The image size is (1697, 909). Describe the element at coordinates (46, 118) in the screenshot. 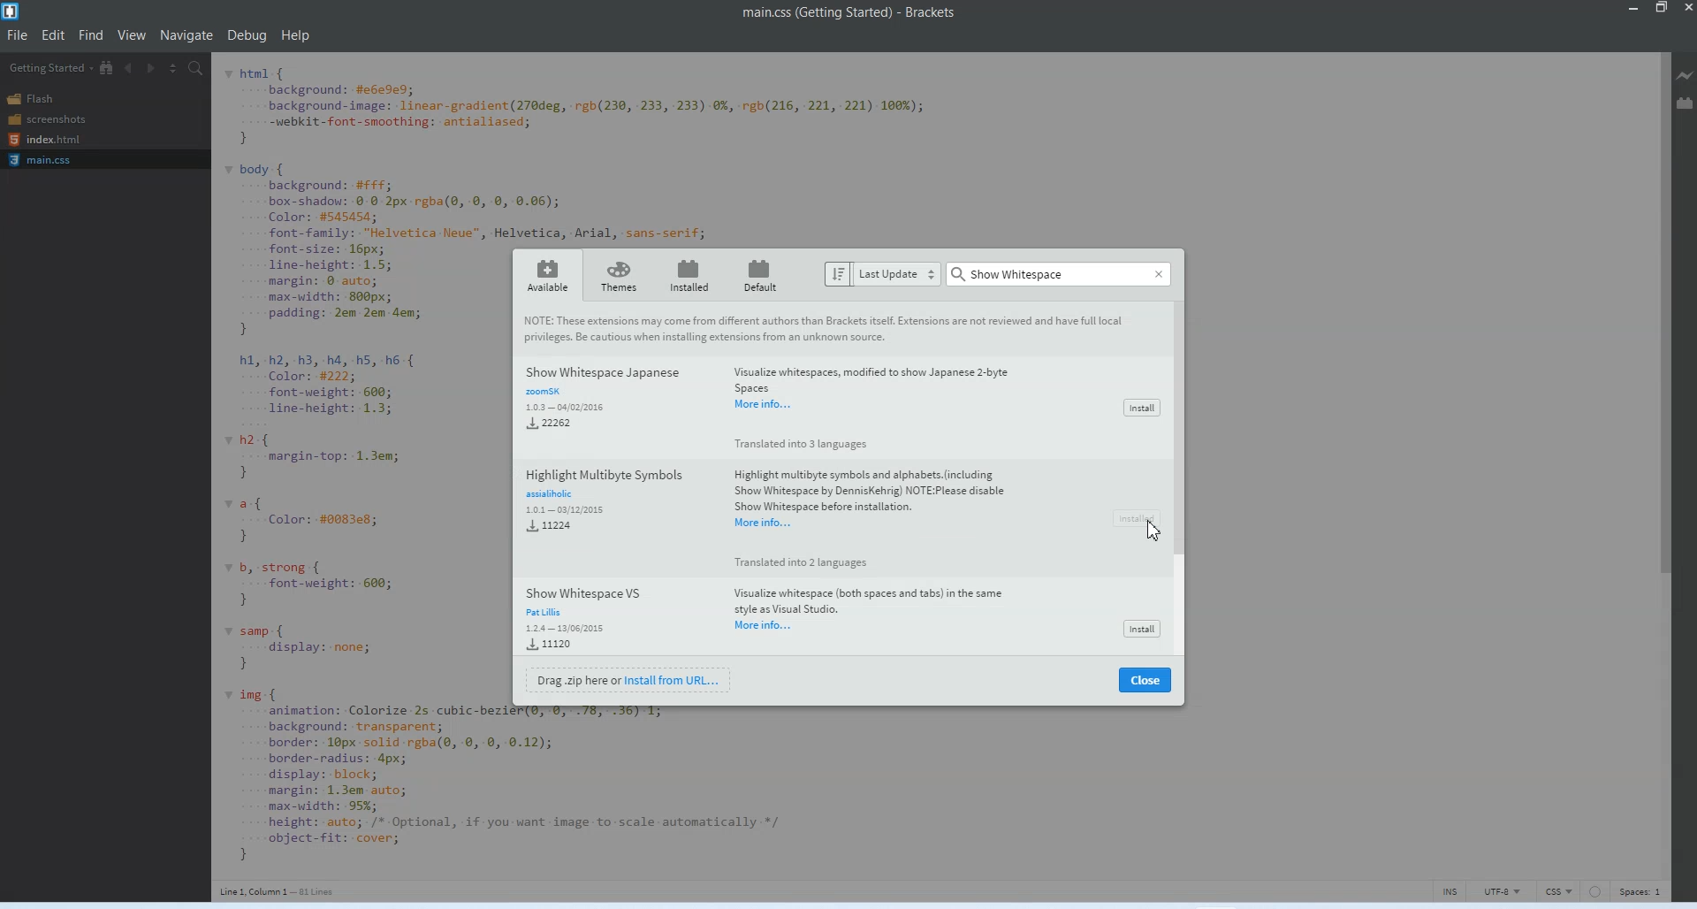

I see `Screenshots` at that location.